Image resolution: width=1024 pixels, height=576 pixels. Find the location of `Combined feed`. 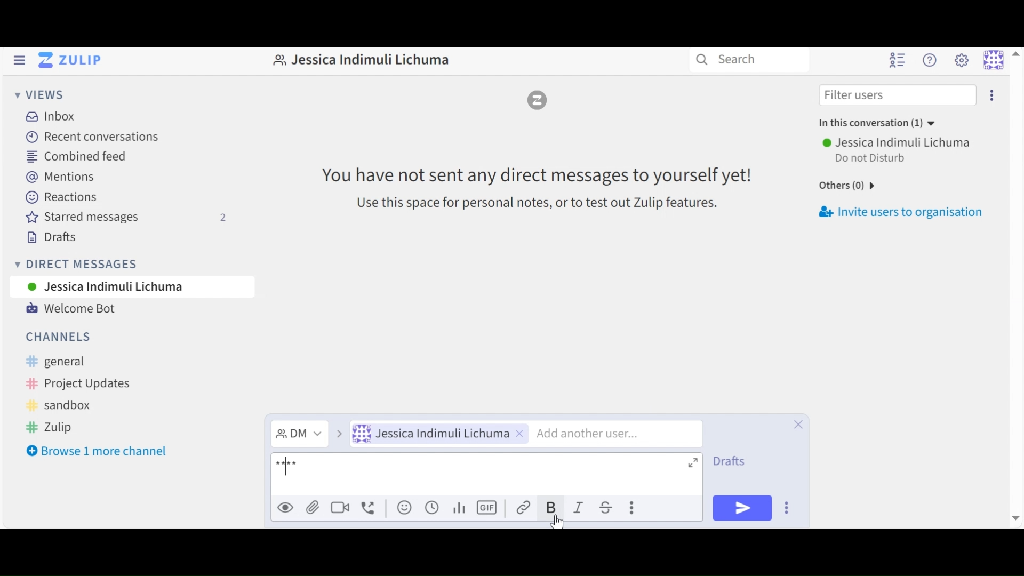

Combined feed is located at coordinates (77, 158).